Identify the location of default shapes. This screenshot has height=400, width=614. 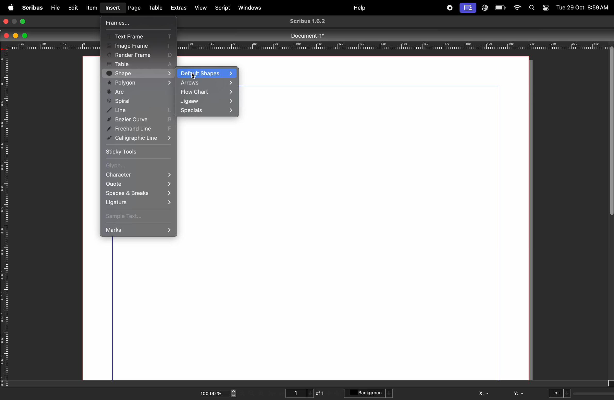
(207, 74).